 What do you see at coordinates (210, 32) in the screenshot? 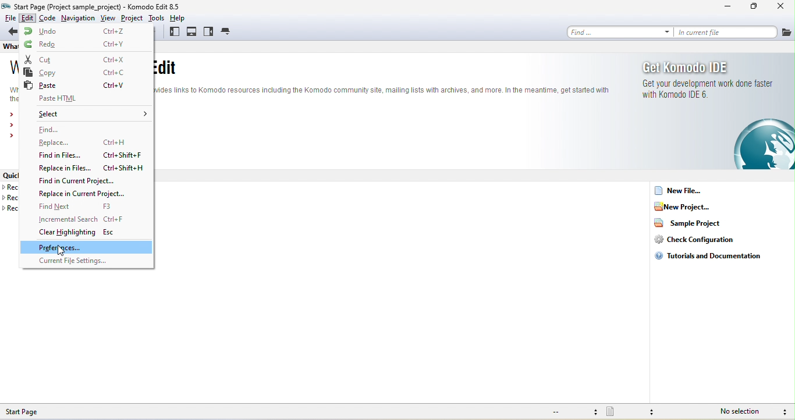
I see `right pane` at bounding box center [210, 32].